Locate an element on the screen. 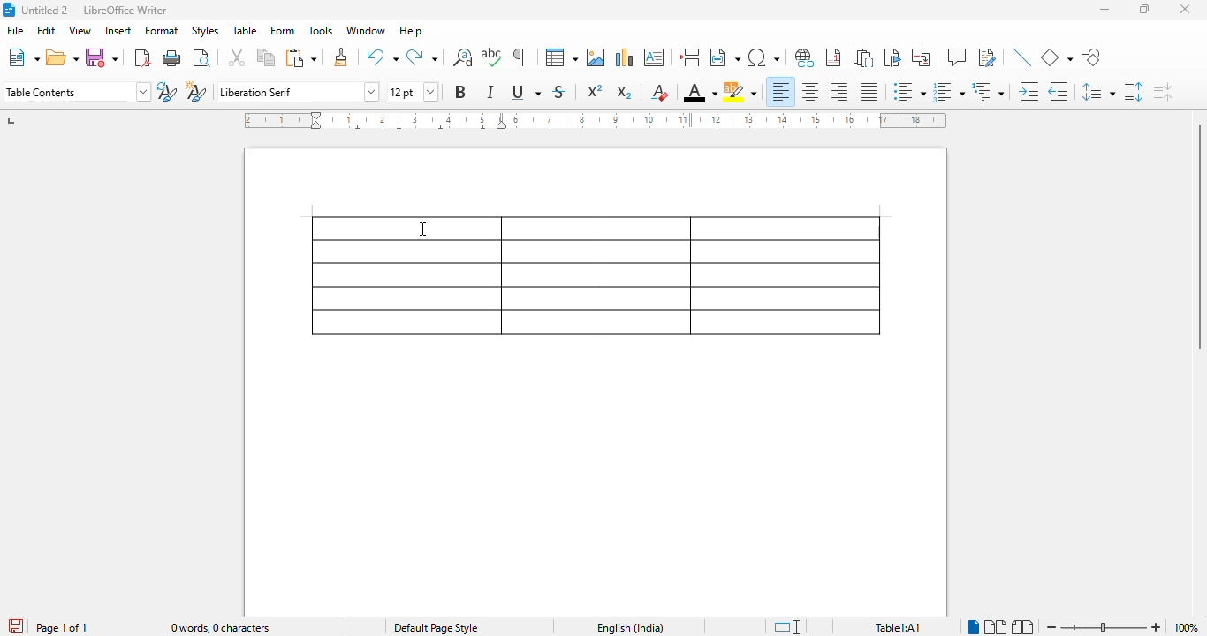 This screenshot has width=1207, height=636. close is located at coordinates (1186, 10).